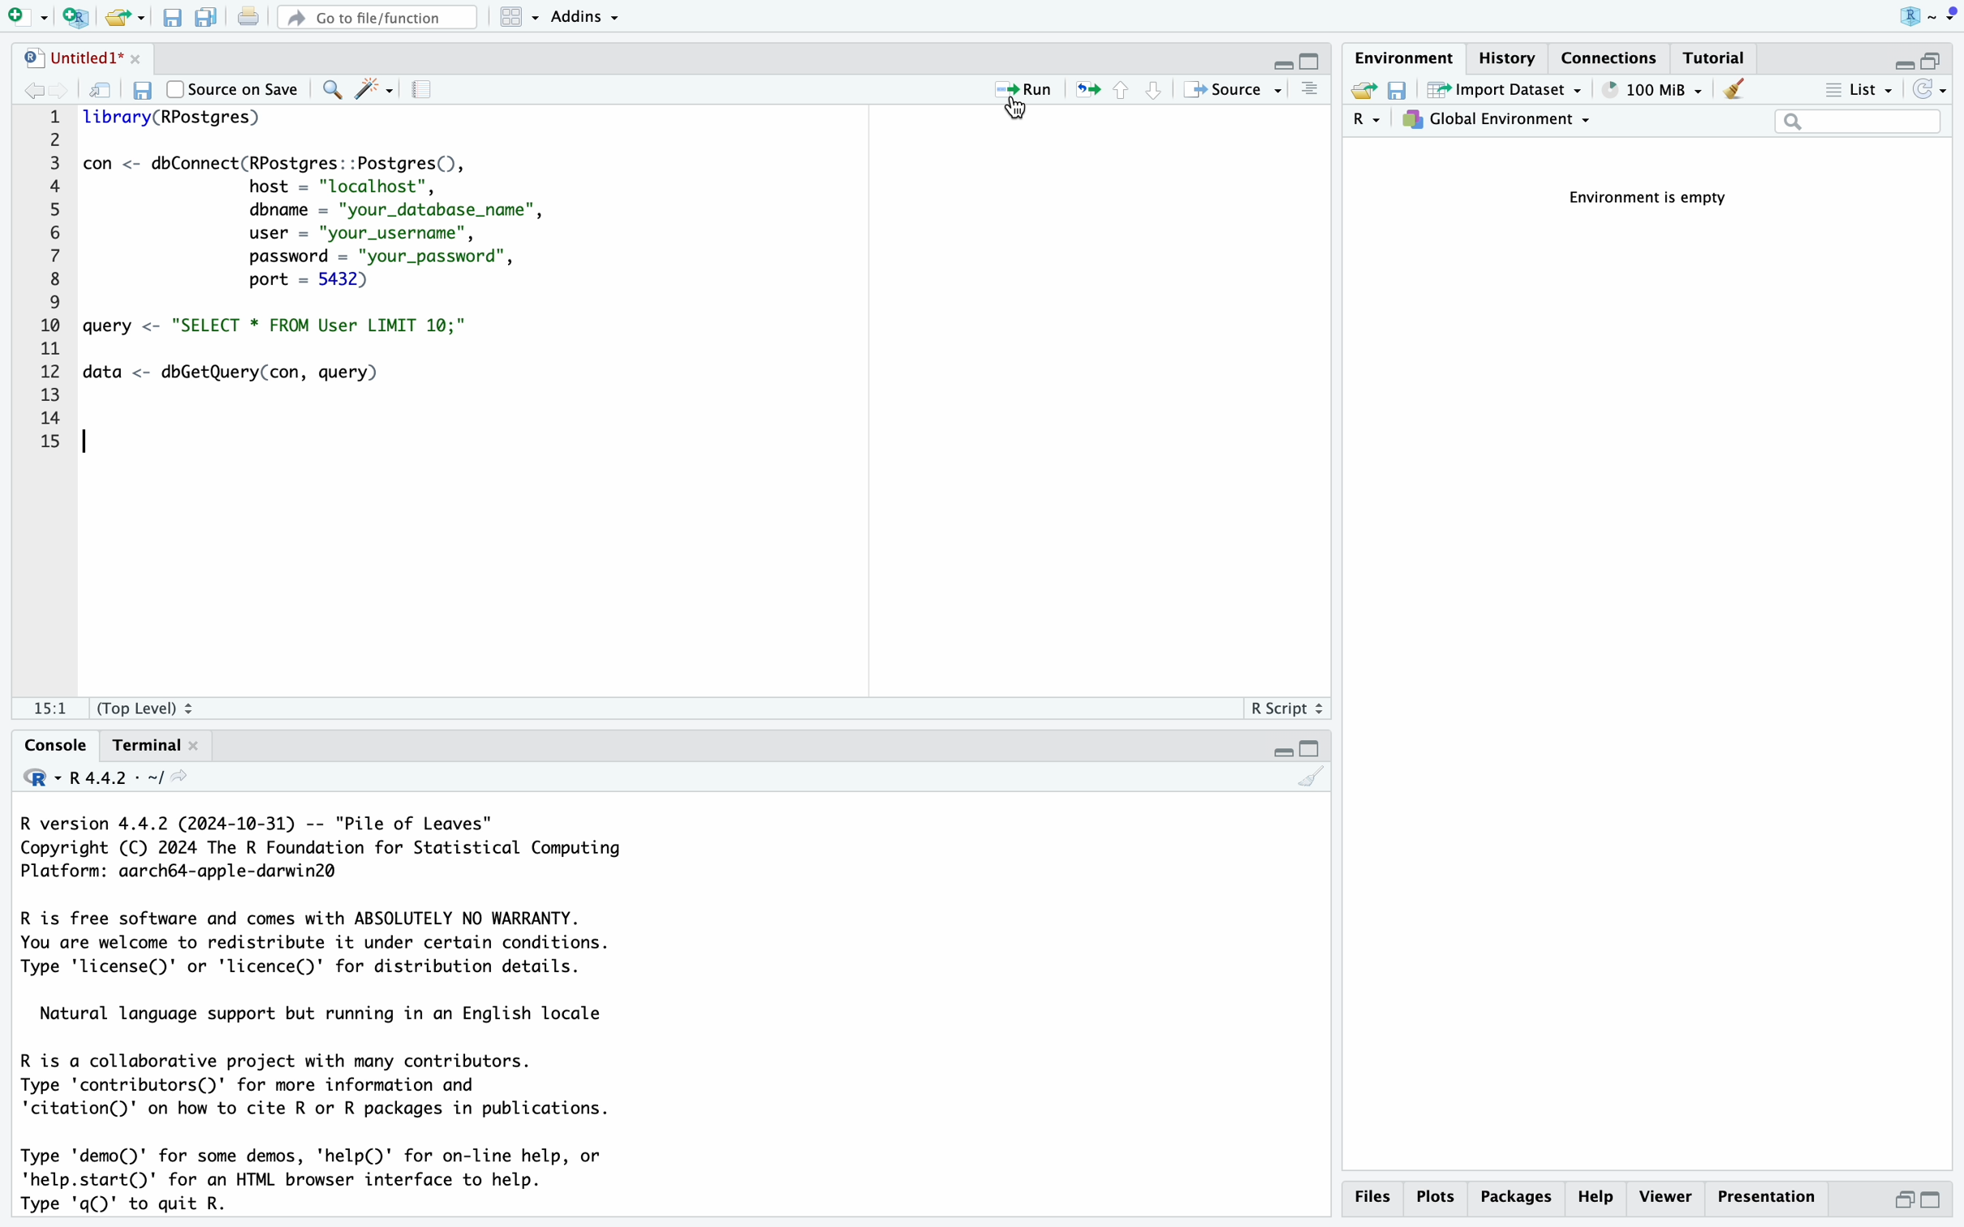 The image size is (1964, 1227). Describe the element at coordinates (587, 15) in the screenshot. I see `addins` at that location.